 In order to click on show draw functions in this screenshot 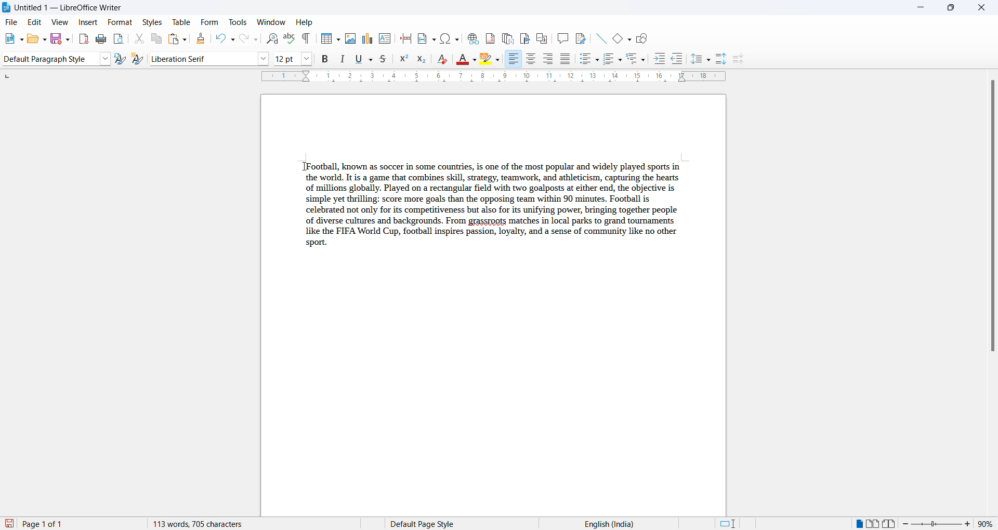, I will do `click(644, 39)`.